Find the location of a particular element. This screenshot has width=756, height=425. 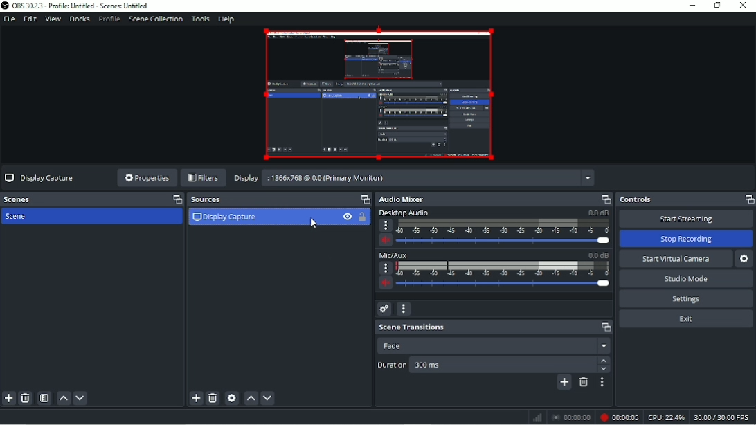

Remove selected source(s) is located at coordinates (213, 398).